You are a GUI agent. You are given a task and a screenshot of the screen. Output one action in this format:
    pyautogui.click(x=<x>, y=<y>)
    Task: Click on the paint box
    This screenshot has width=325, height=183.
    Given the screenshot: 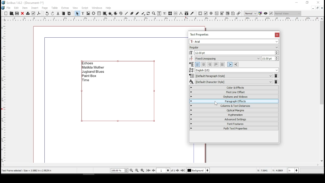 What is the action you would take?
    pyautogui.click(x=91, y=76)
    